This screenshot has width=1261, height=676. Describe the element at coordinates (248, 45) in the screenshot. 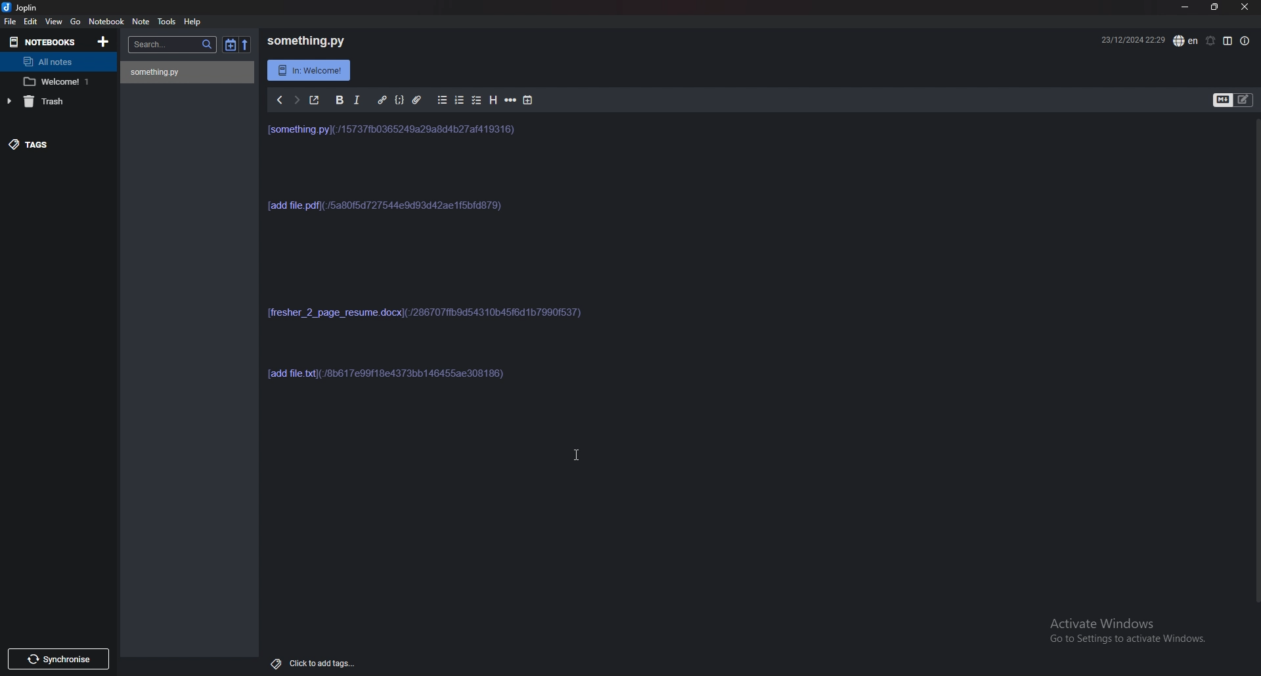

I see `reverse sort order` at that location.